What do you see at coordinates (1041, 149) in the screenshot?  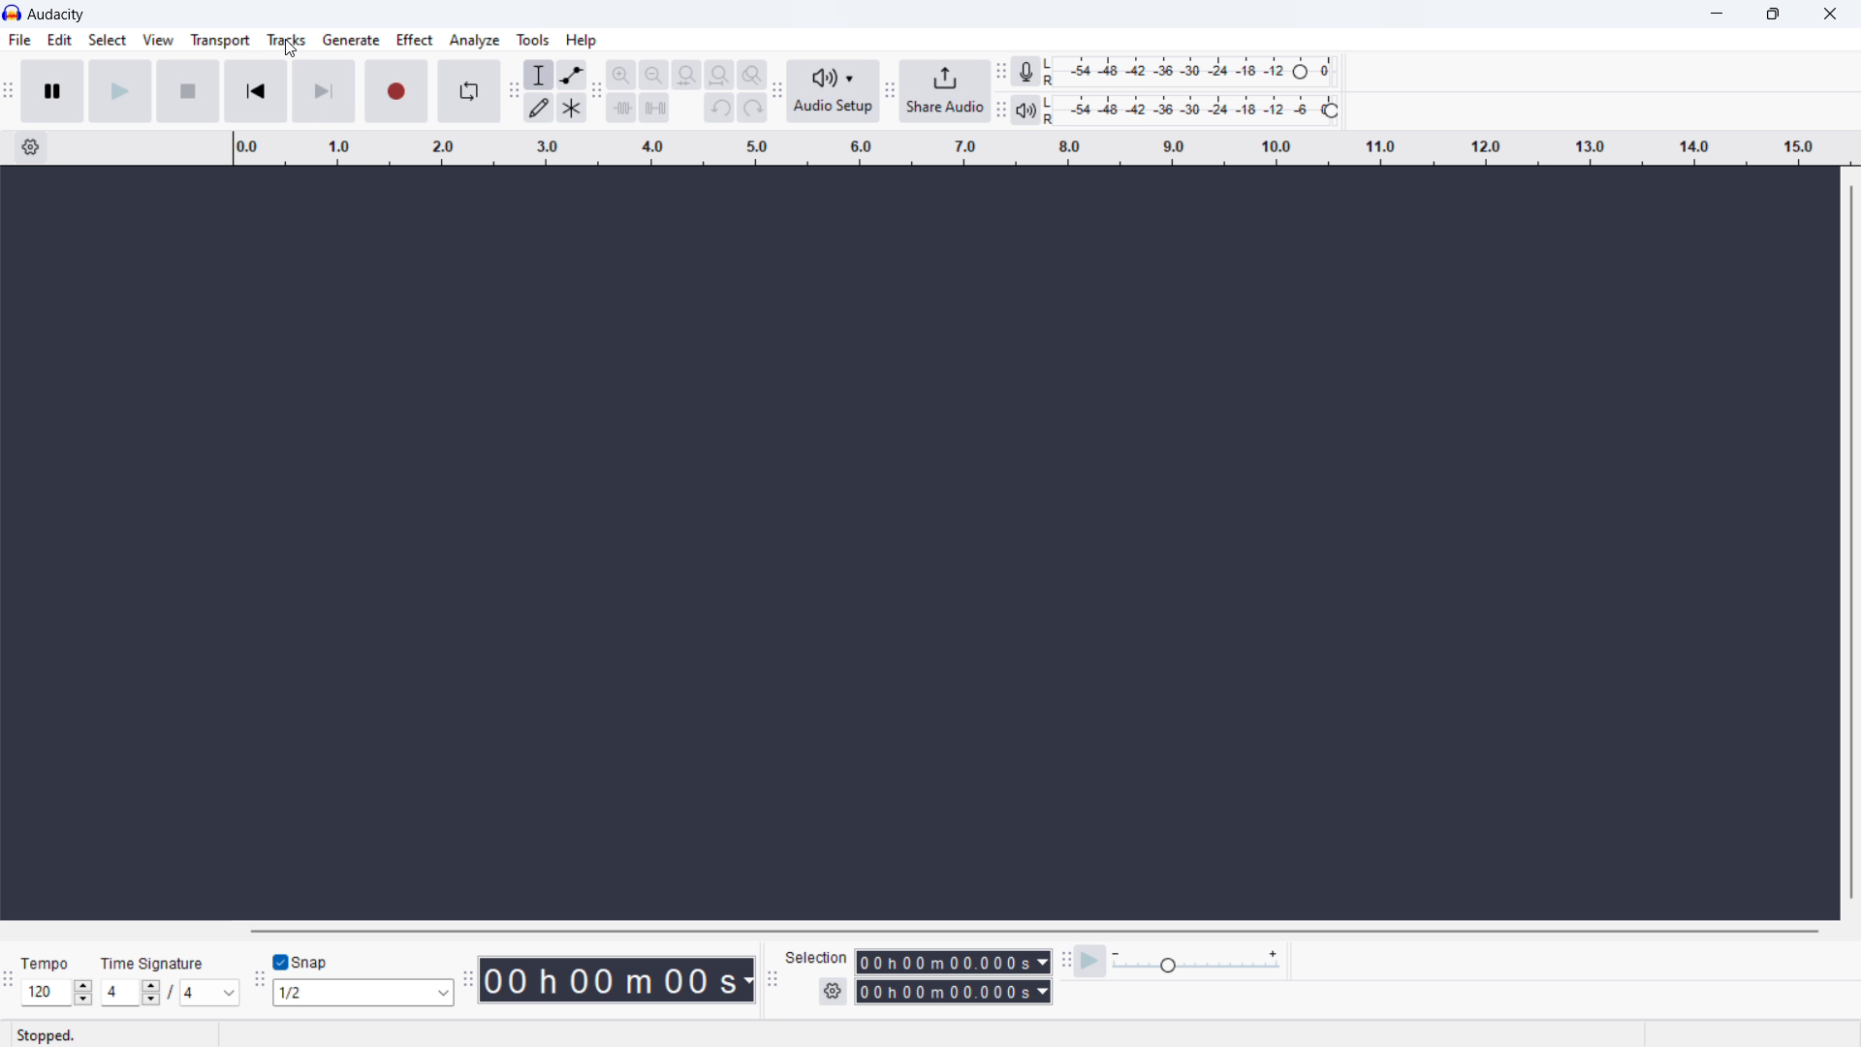 I see `time line` at bounding box center [1041, 149].